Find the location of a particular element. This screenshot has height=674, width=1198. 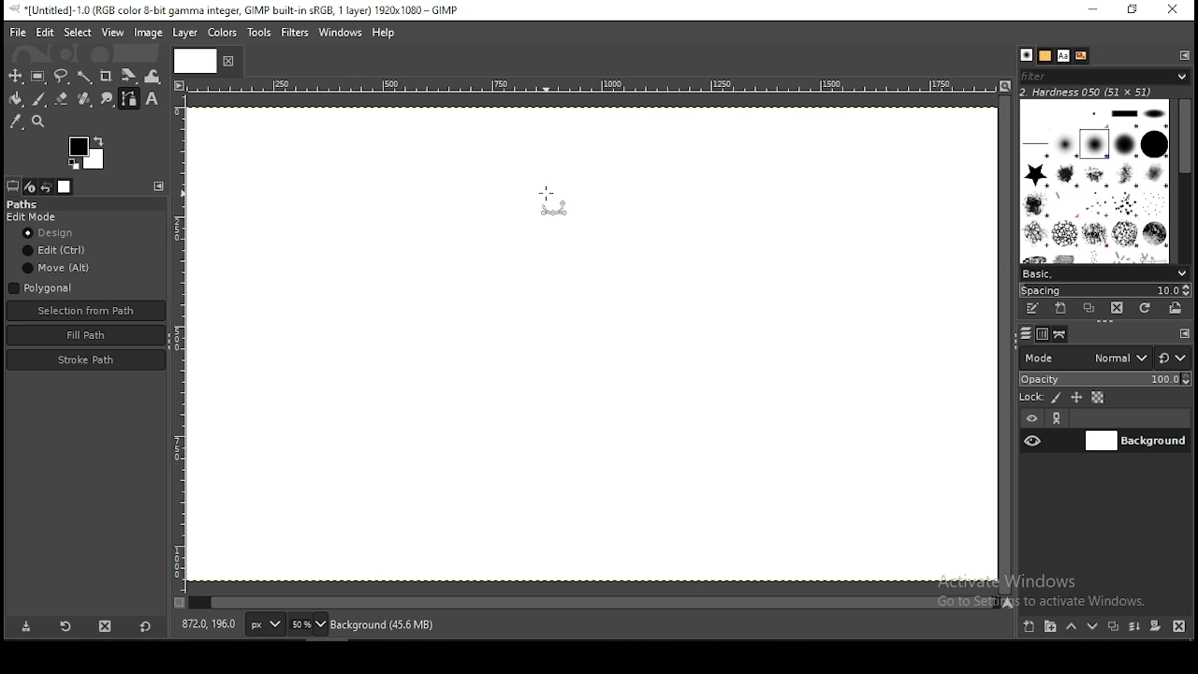

channel is located at coordinates (1042, 333).